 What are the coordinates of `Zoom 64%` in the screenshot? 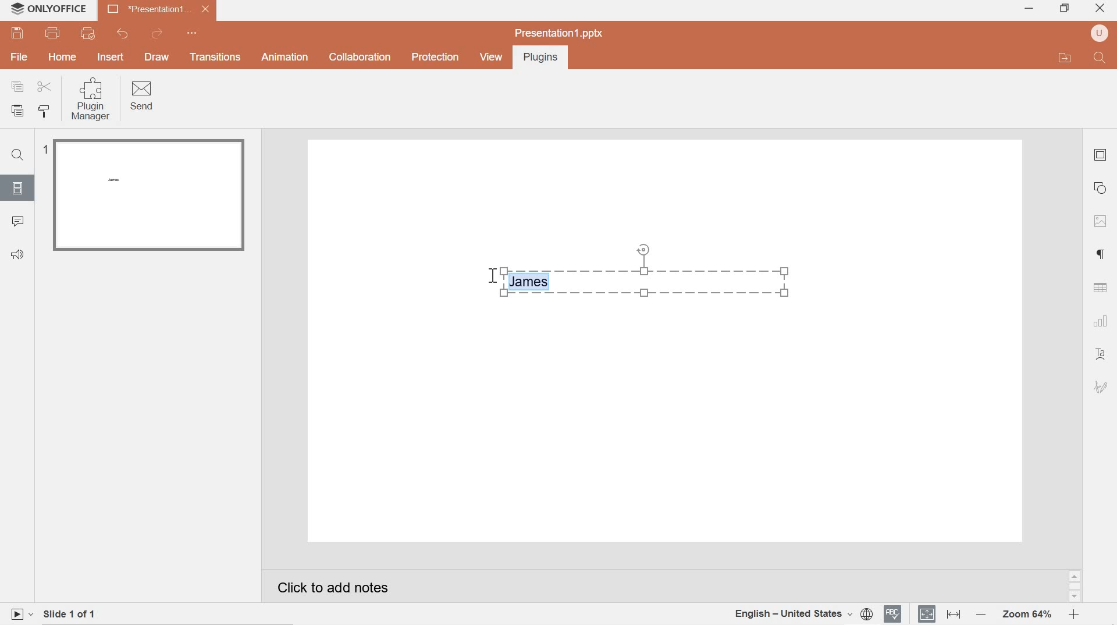 It's located at (1026, 614).